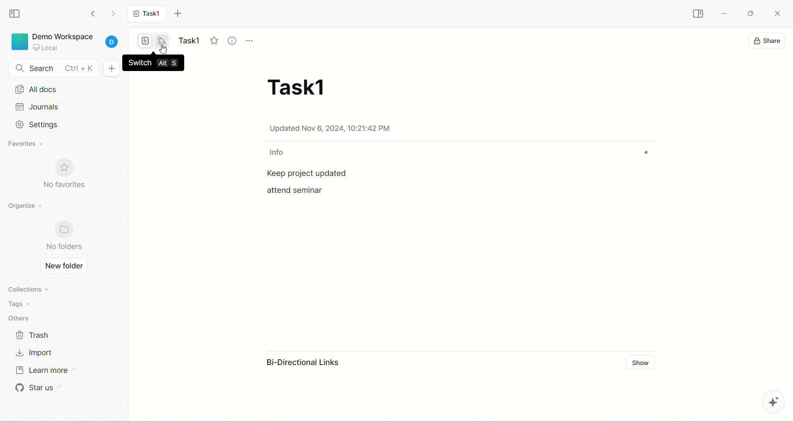 Image resolution: width=793 pixels, height=422 pixels. I want to click on show, so click(641, 363).